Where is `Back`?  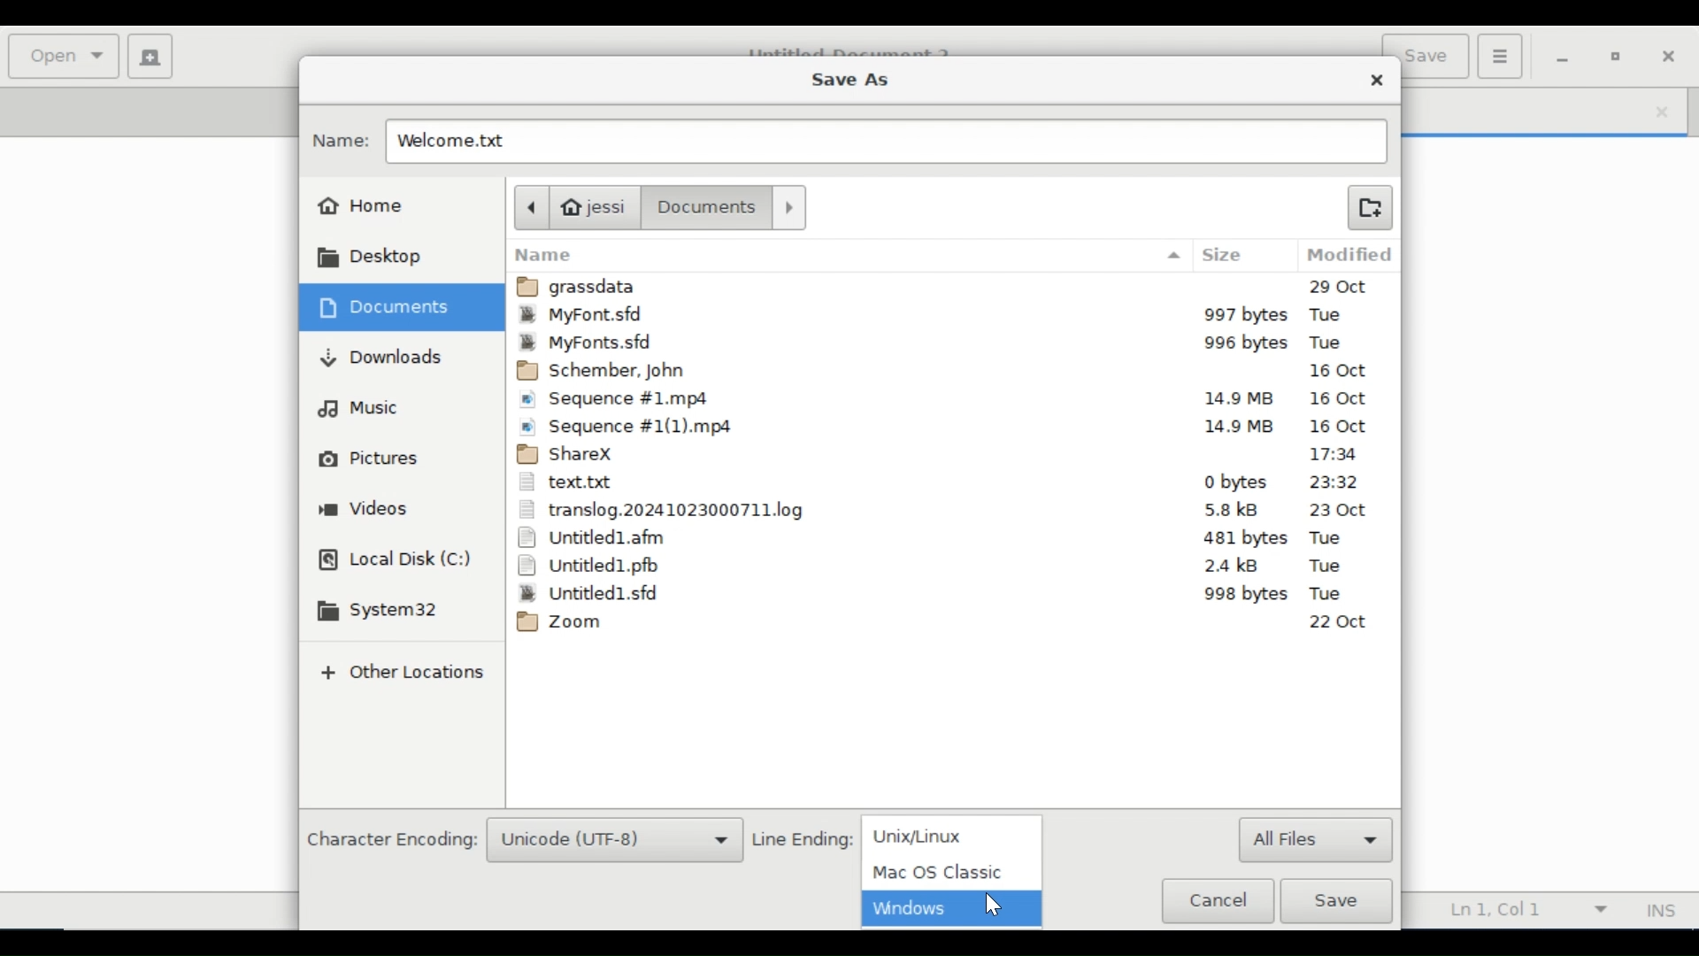 Back is located at coordinates (530, 206).